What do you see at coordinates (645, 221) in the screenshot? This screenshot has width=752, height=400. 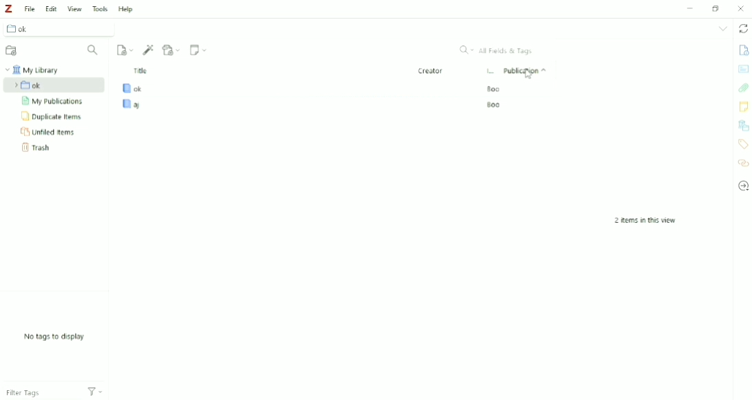 I see `2 items in this view` at bounding box center [645, 221].